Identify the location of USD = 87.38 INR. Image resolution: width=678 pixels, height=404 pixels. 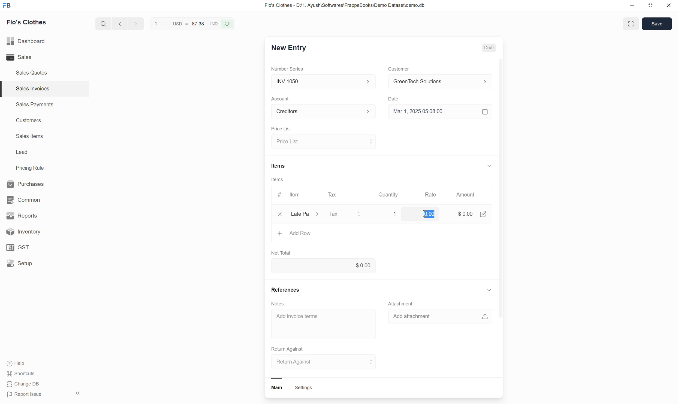
(184, 25).